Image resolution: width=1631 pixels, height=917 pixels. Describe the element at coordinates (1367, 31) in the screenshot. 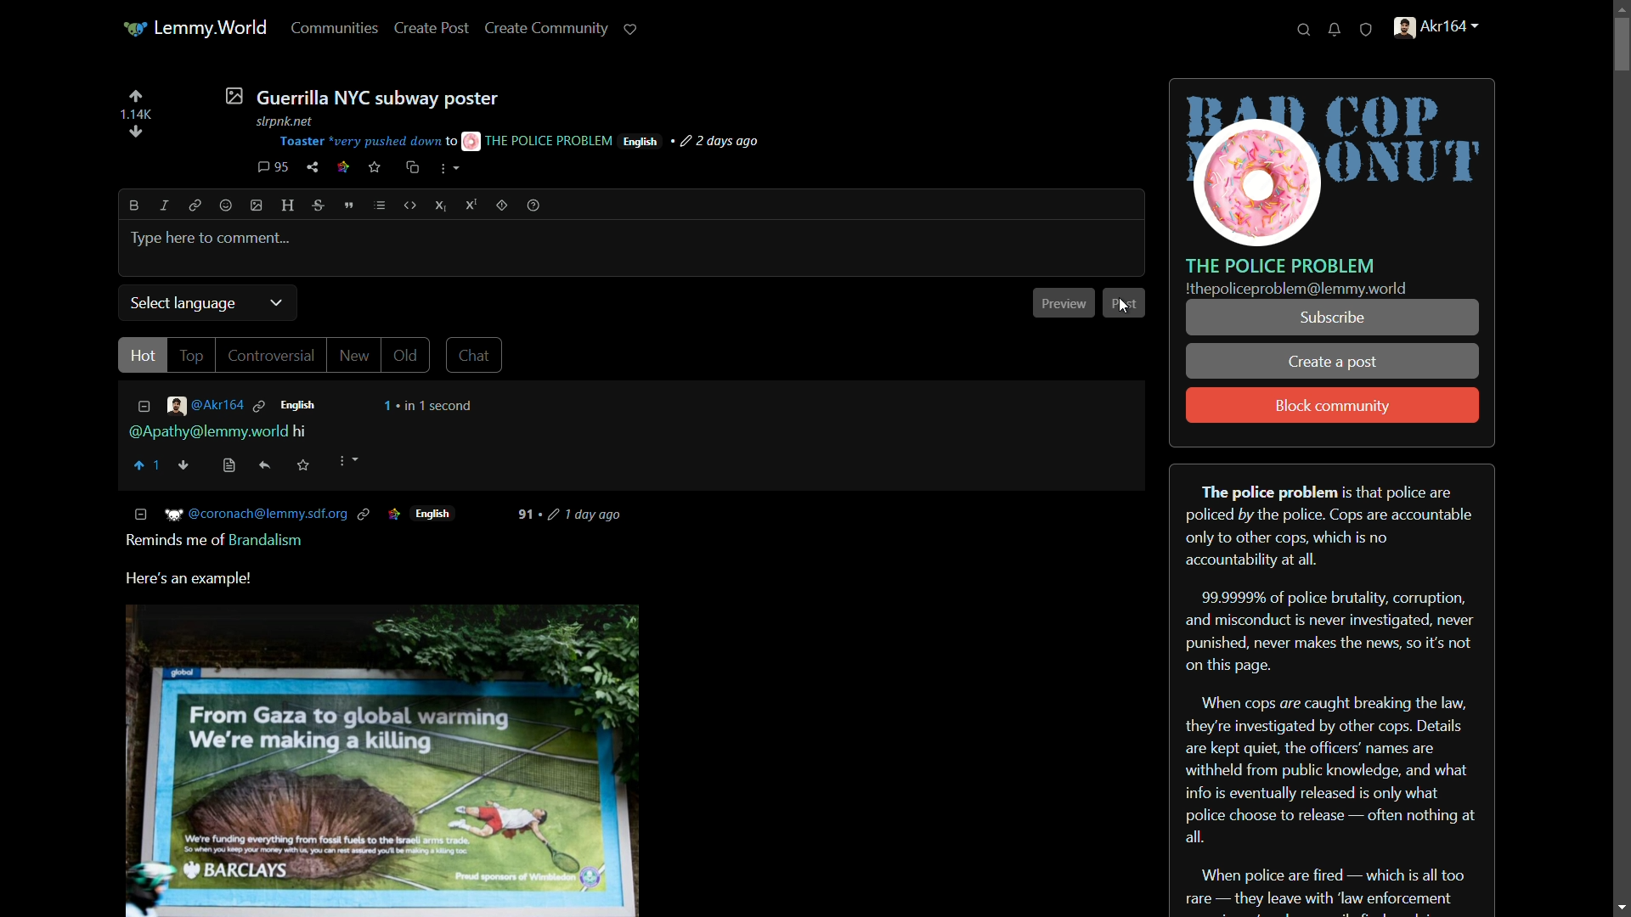

I see `unread reports` at that location.